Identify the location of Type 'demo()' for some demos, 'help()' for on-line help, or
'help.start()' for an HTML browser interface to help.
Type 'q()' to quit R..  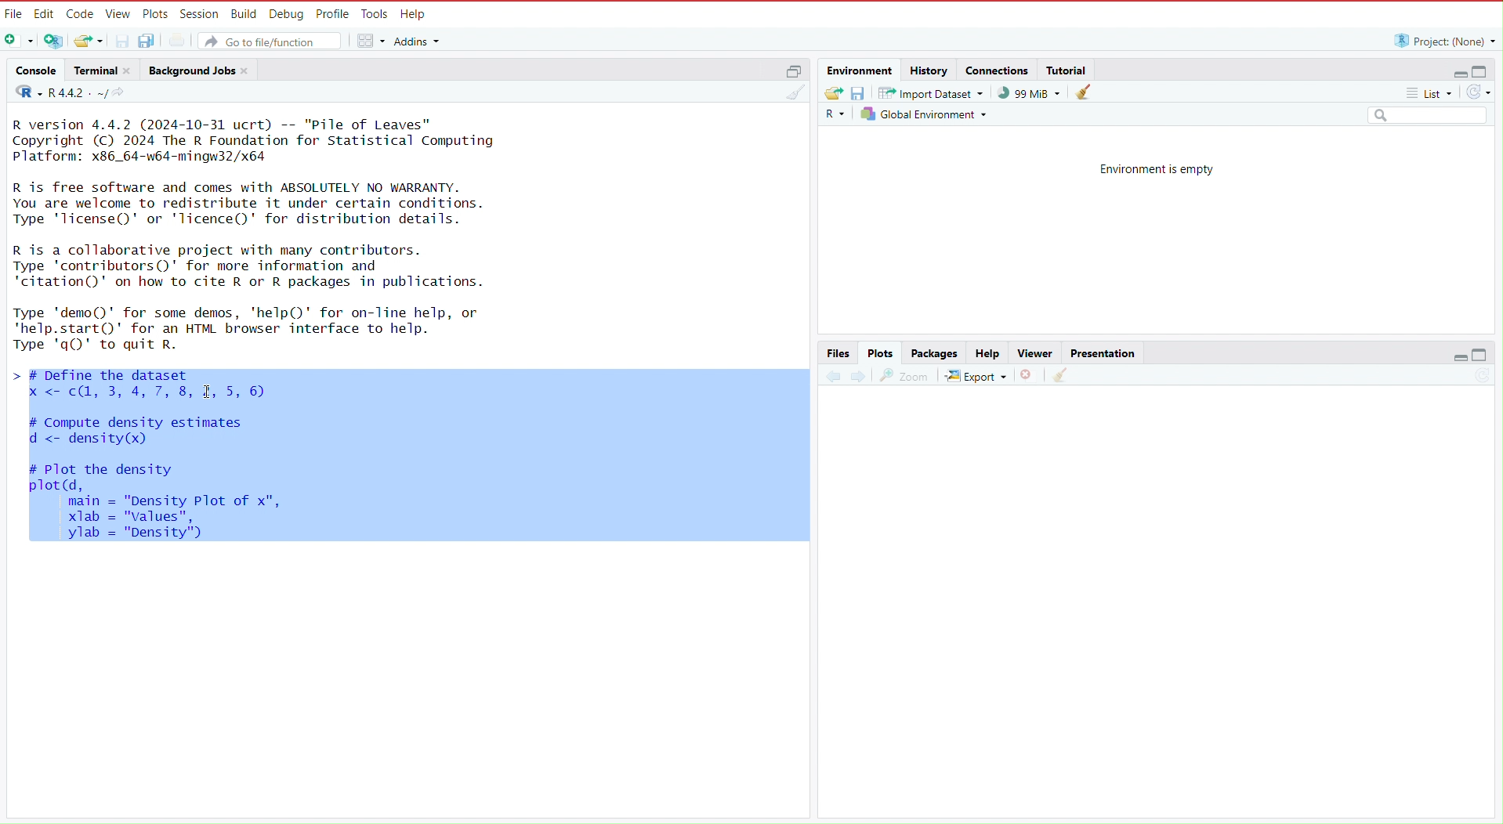
(259, 327).